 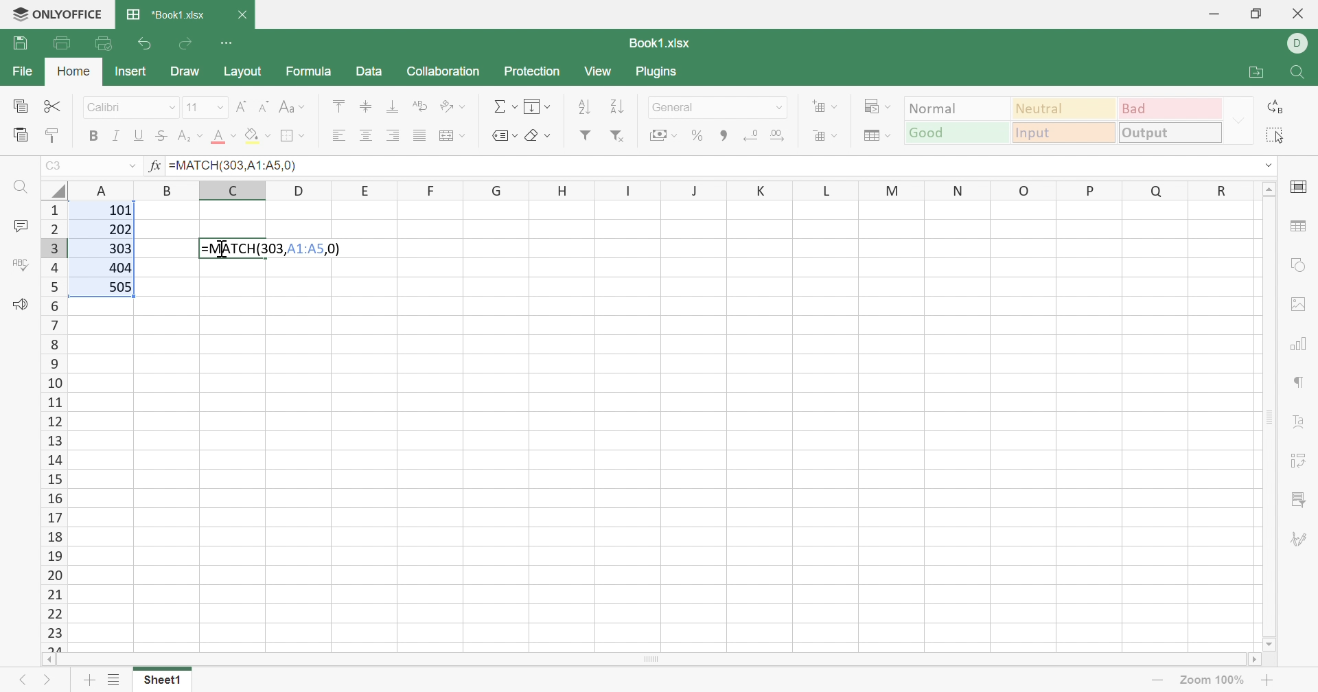 What do you see at coordinates (1238, 120) in the screenshot?
I see `Drop Down` at bounding box center [1238, 120].